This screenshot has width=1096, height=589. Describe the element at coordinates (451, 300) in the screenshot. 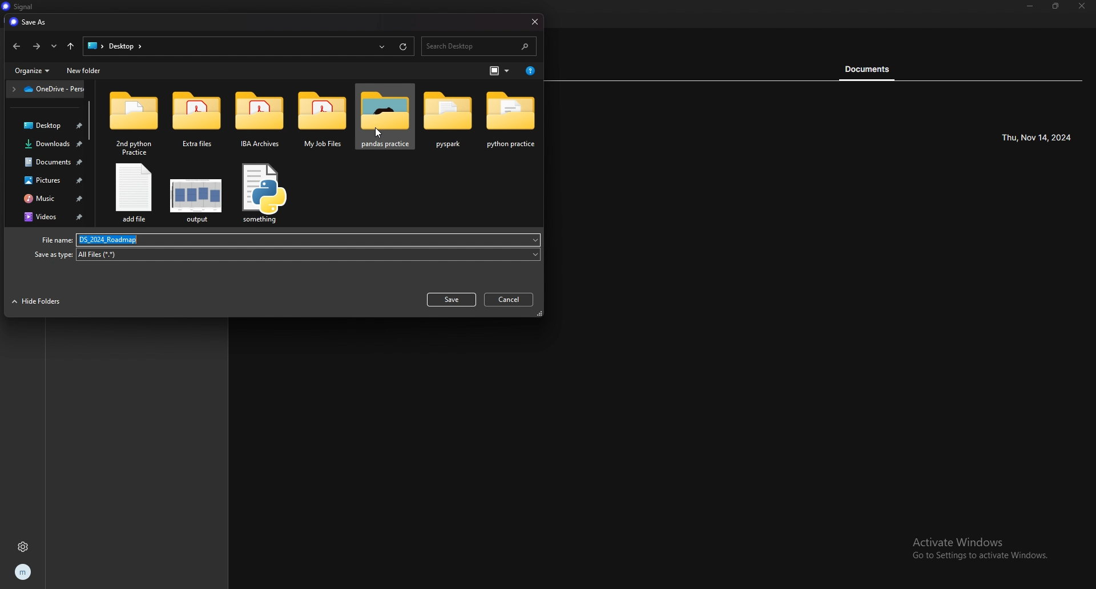

I see `save` at that location.